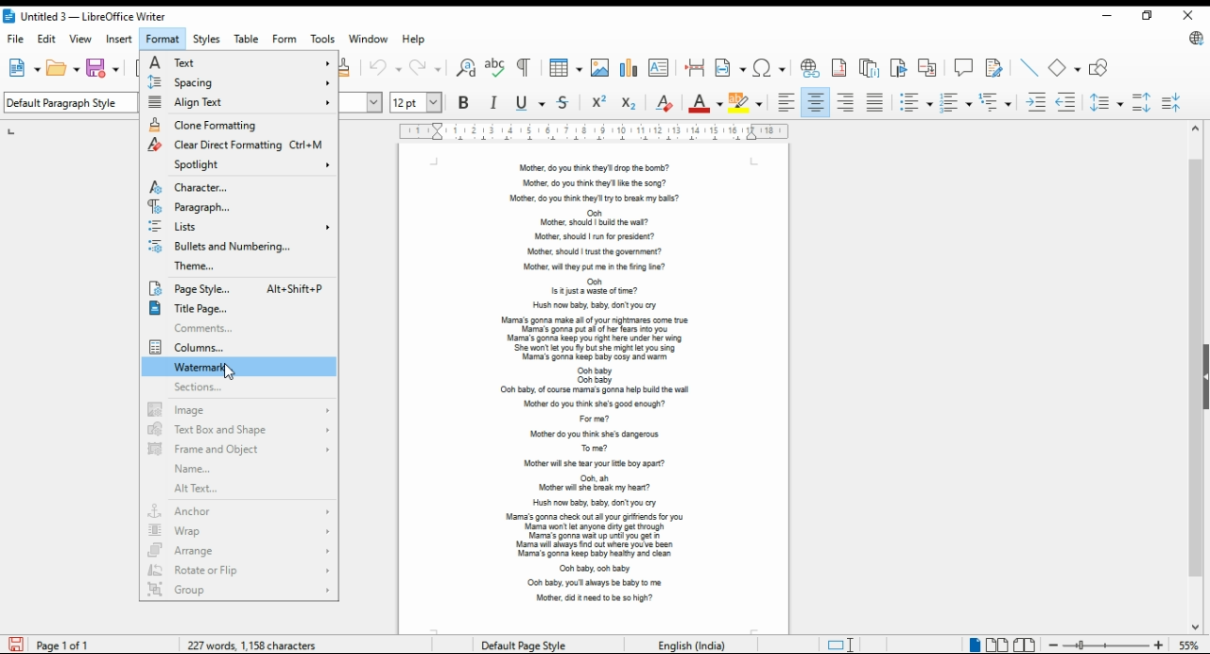 The image size is (1210, 654). I want to click on theme, so click(231, 266).